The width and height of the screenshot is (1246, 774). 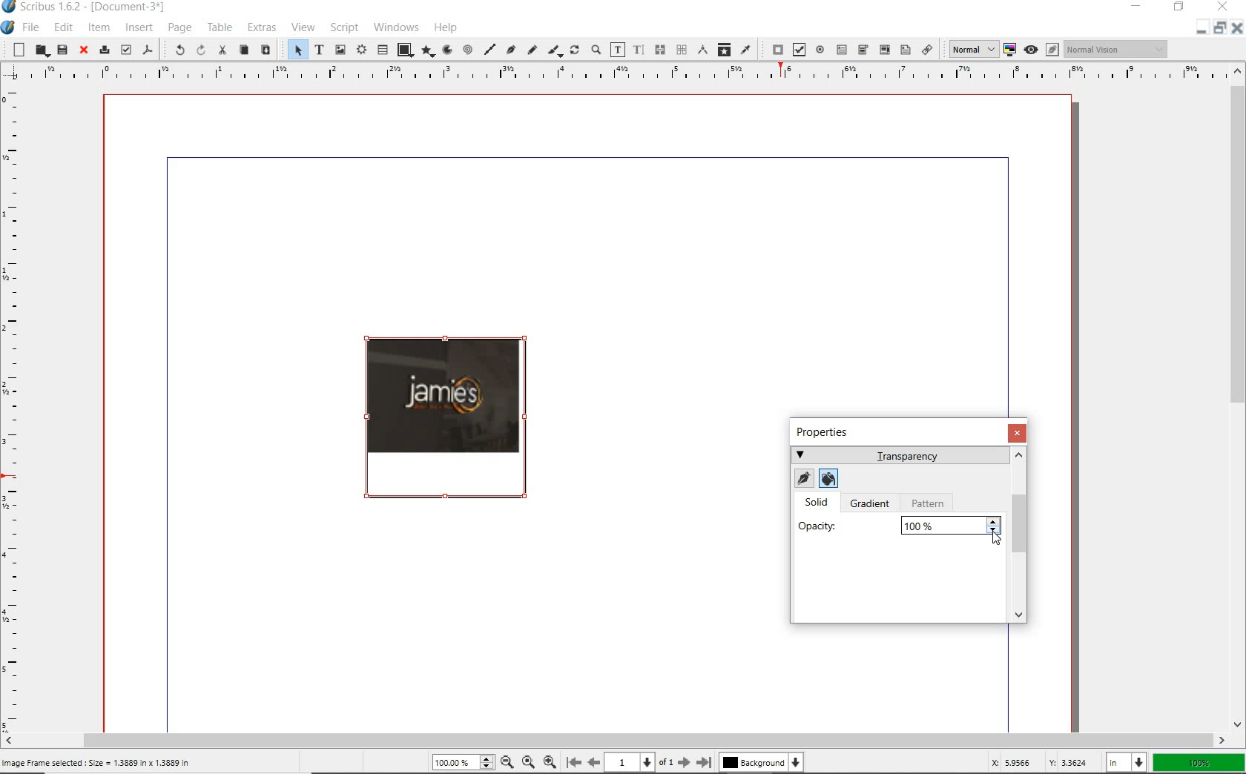 What do you see at coordinates (446, 50) in the screenshot?
I see `arc` at bounding box center [446, 50].